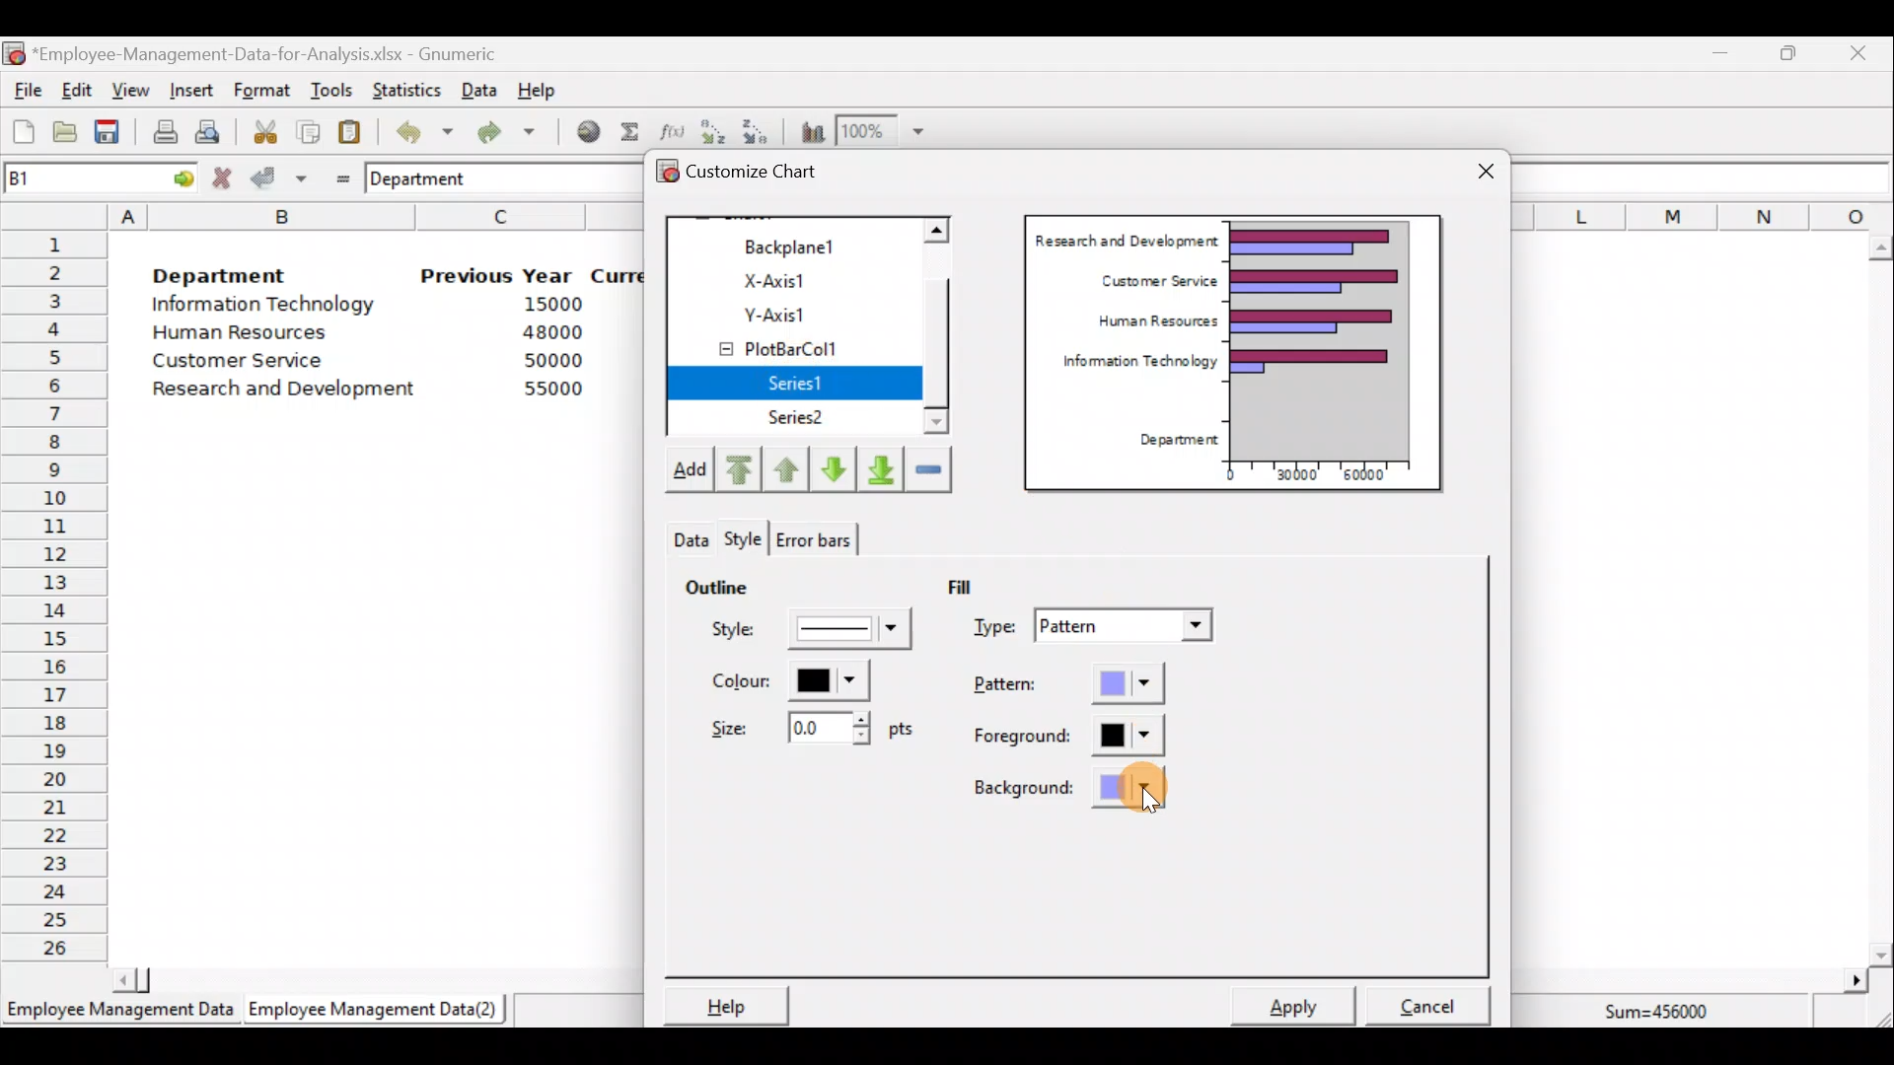 The image size is (1894, 1065). Describe the element at coordinates (1667, 1015) in the screenshot. I see `Sum=456000` at that location.